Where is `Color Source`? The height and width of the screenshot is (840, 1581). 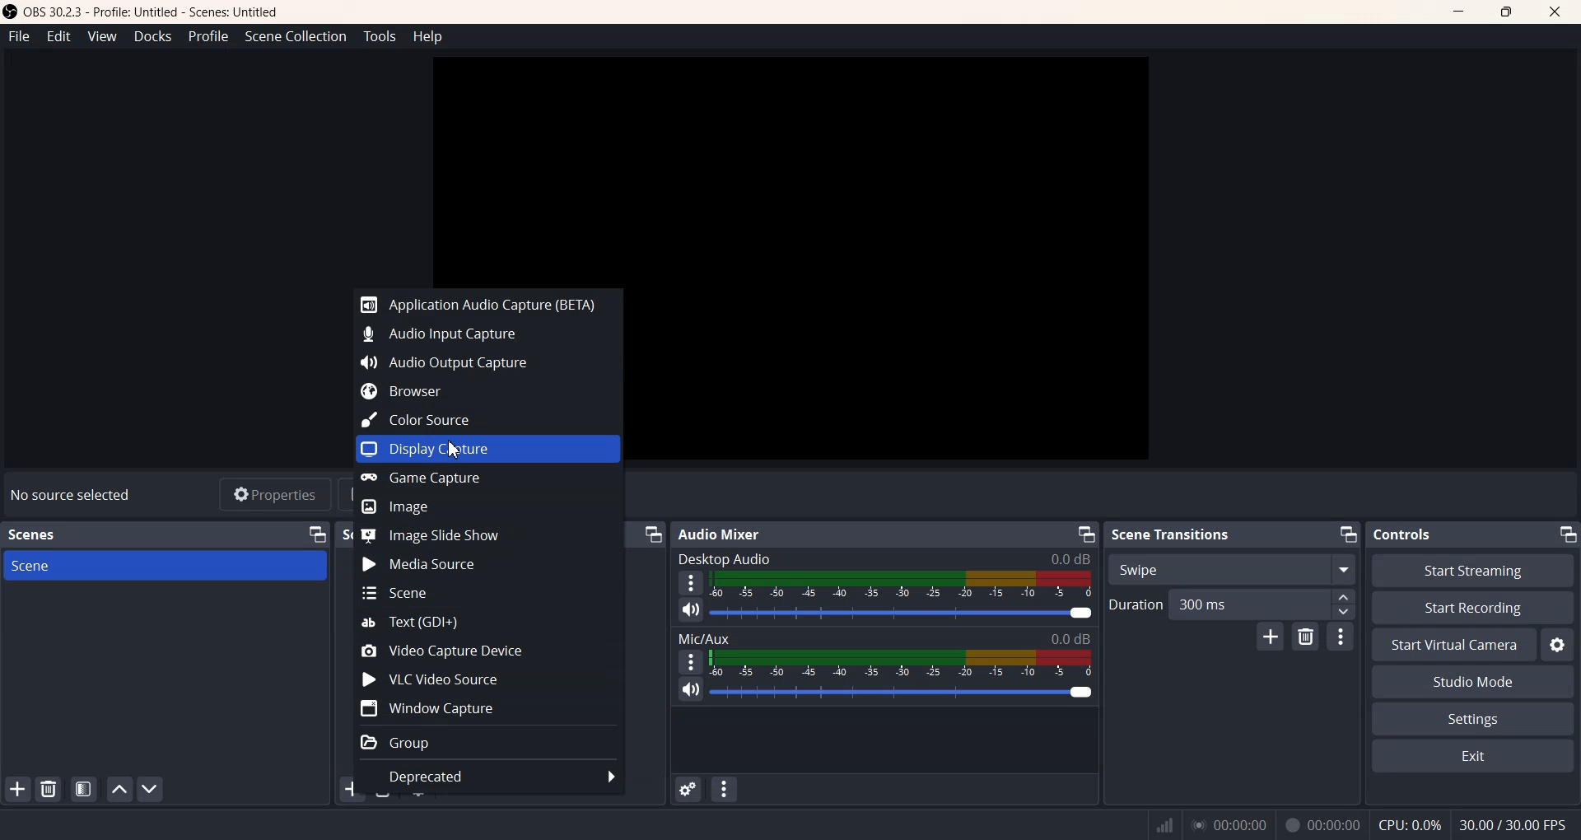
Color Source is located at coordinates (487, 420).